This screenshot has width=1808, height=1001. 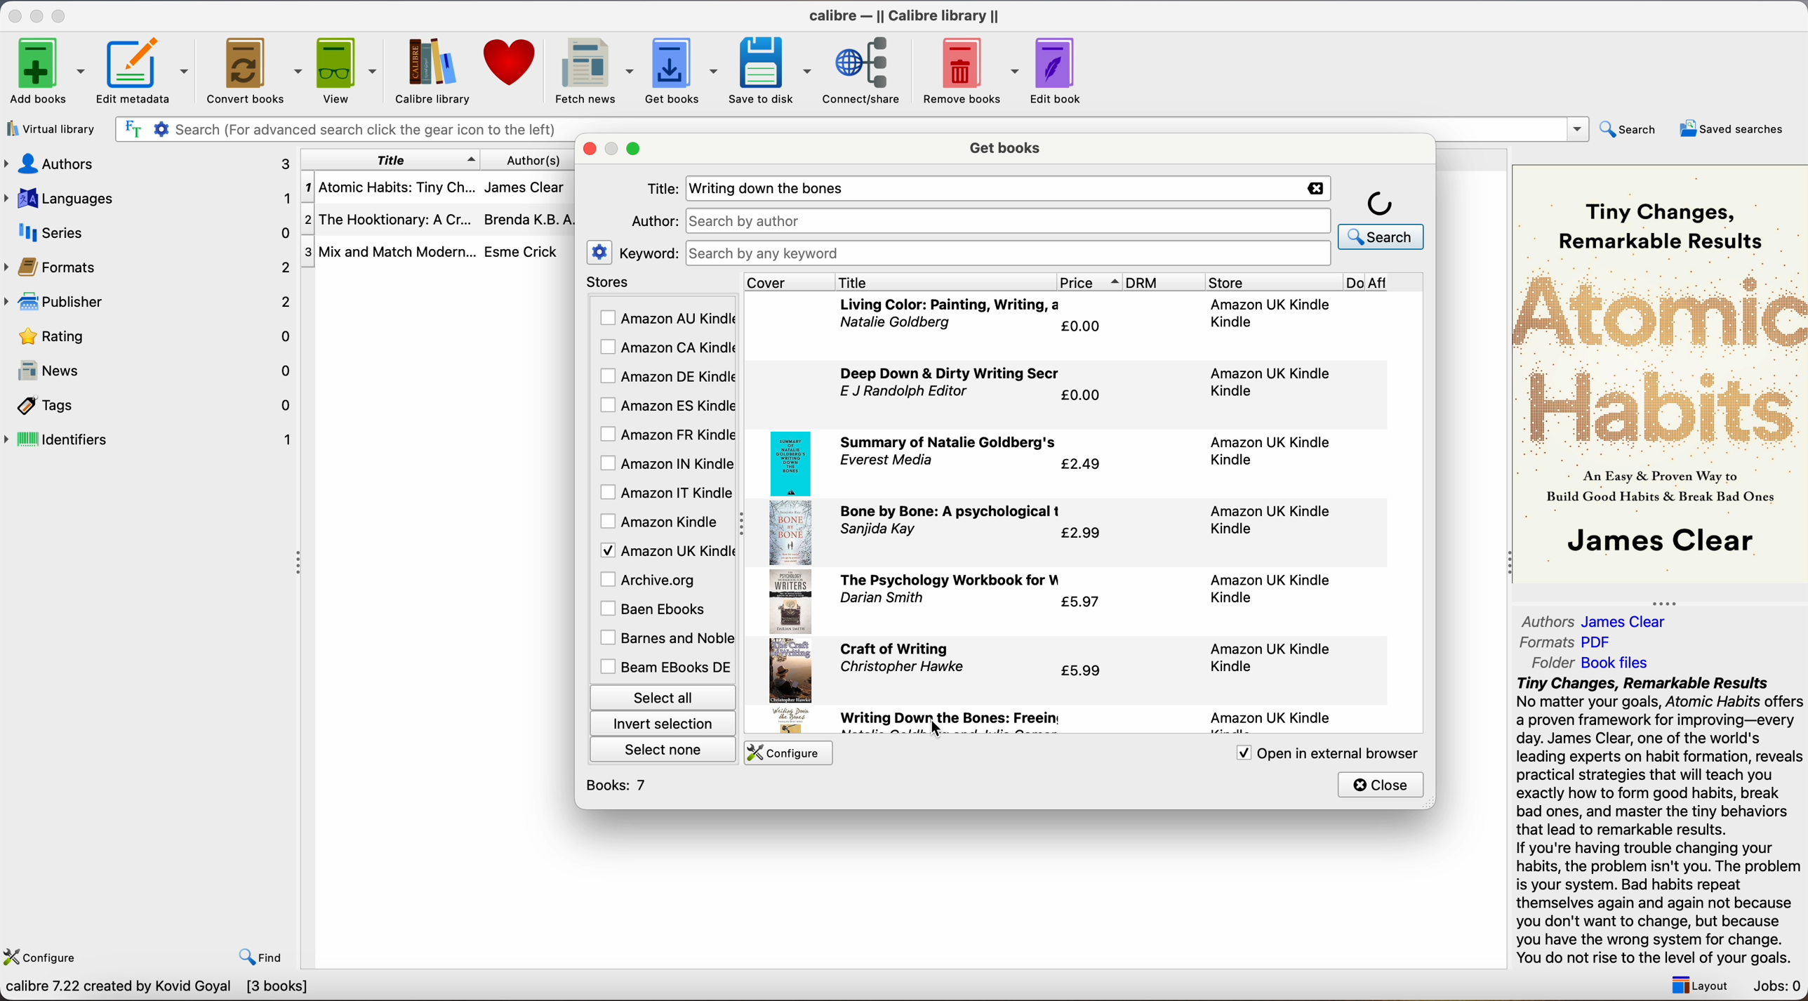 I want to click on craft of writing, so click(x=895, y=649).